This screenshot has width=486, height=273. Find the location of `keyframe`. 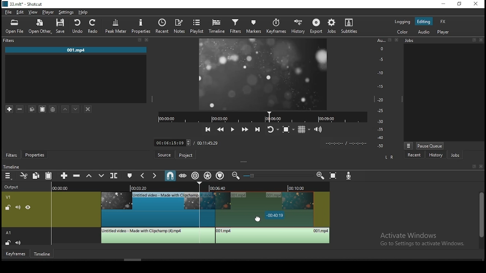

keyframe is located at coordinates (15, 254).